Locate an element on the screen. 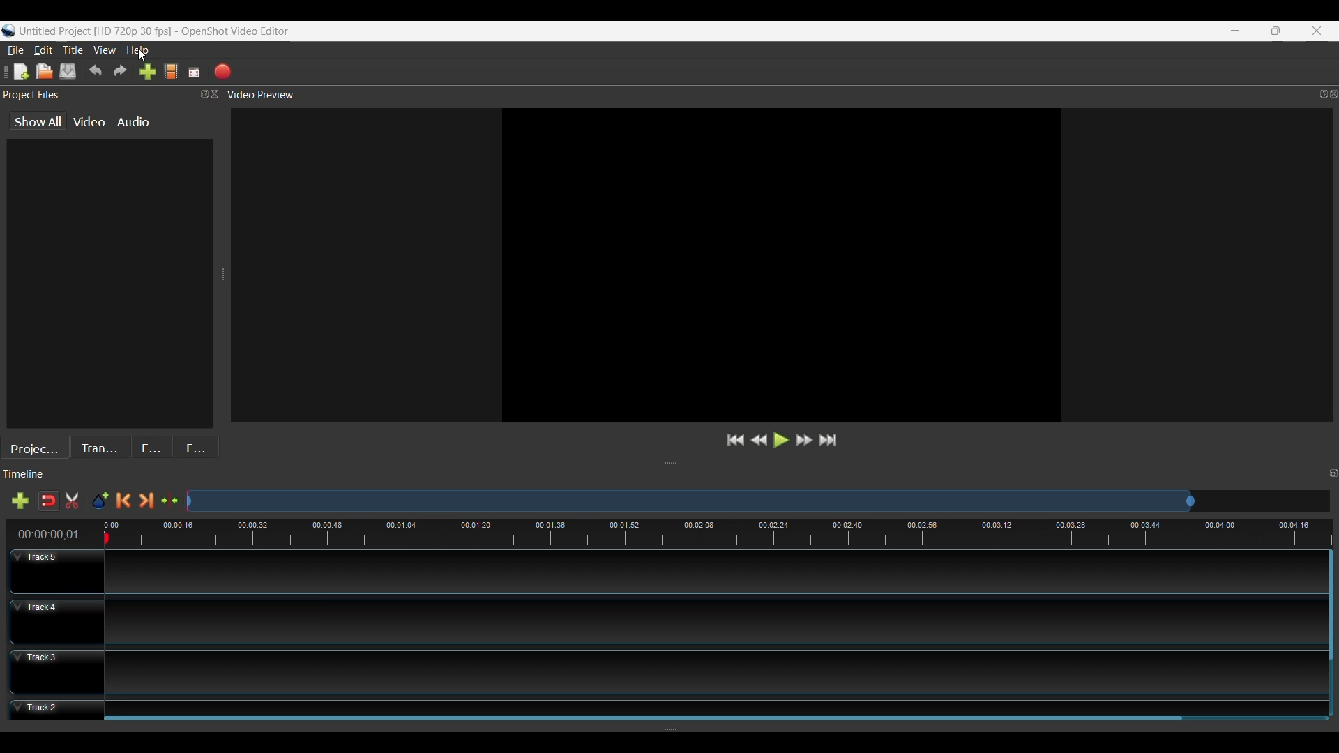  Razor is located at coordinates (47, 500).